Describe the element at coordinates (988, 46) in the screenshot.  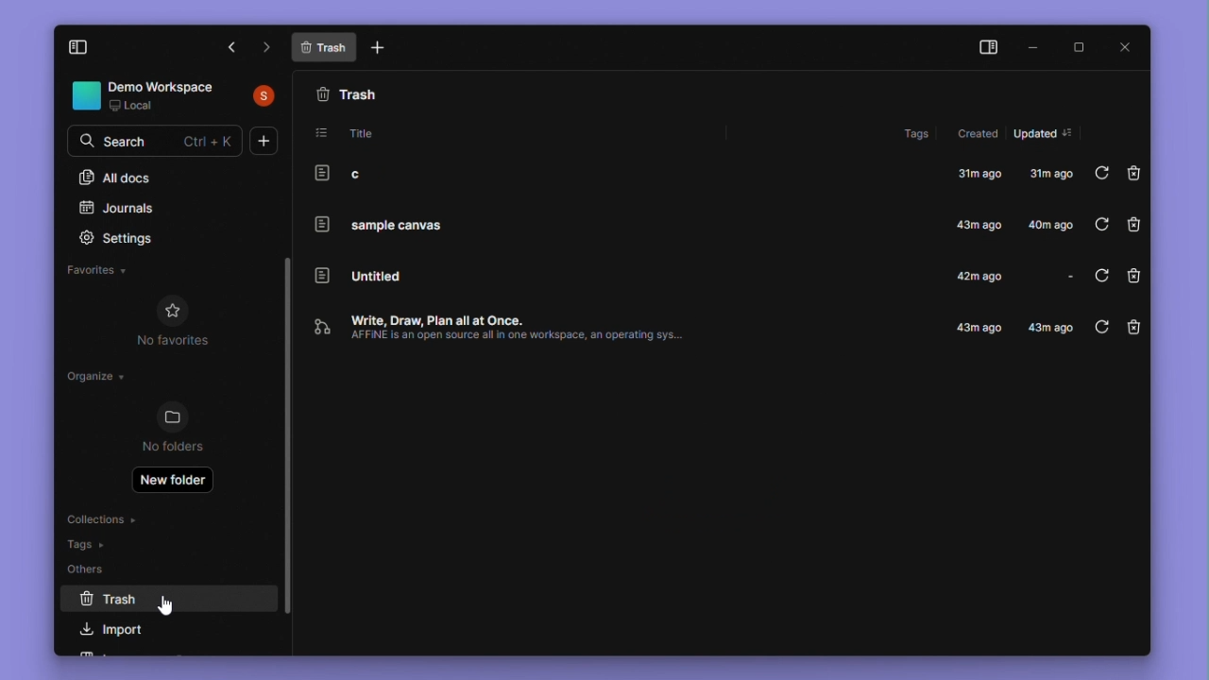
I see `Collapse side bar` at that location.